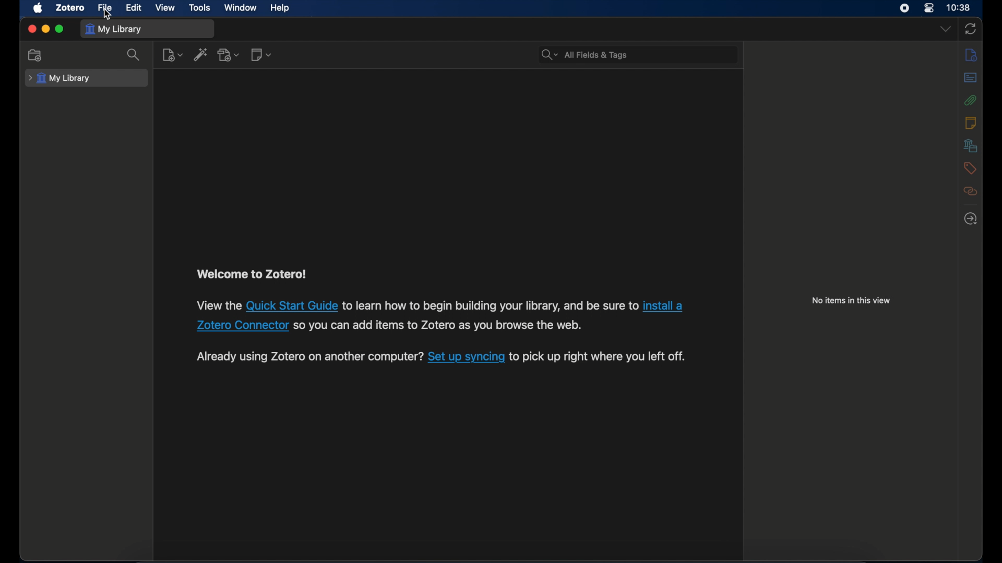  I want to click on cursor, so click(106, 14).